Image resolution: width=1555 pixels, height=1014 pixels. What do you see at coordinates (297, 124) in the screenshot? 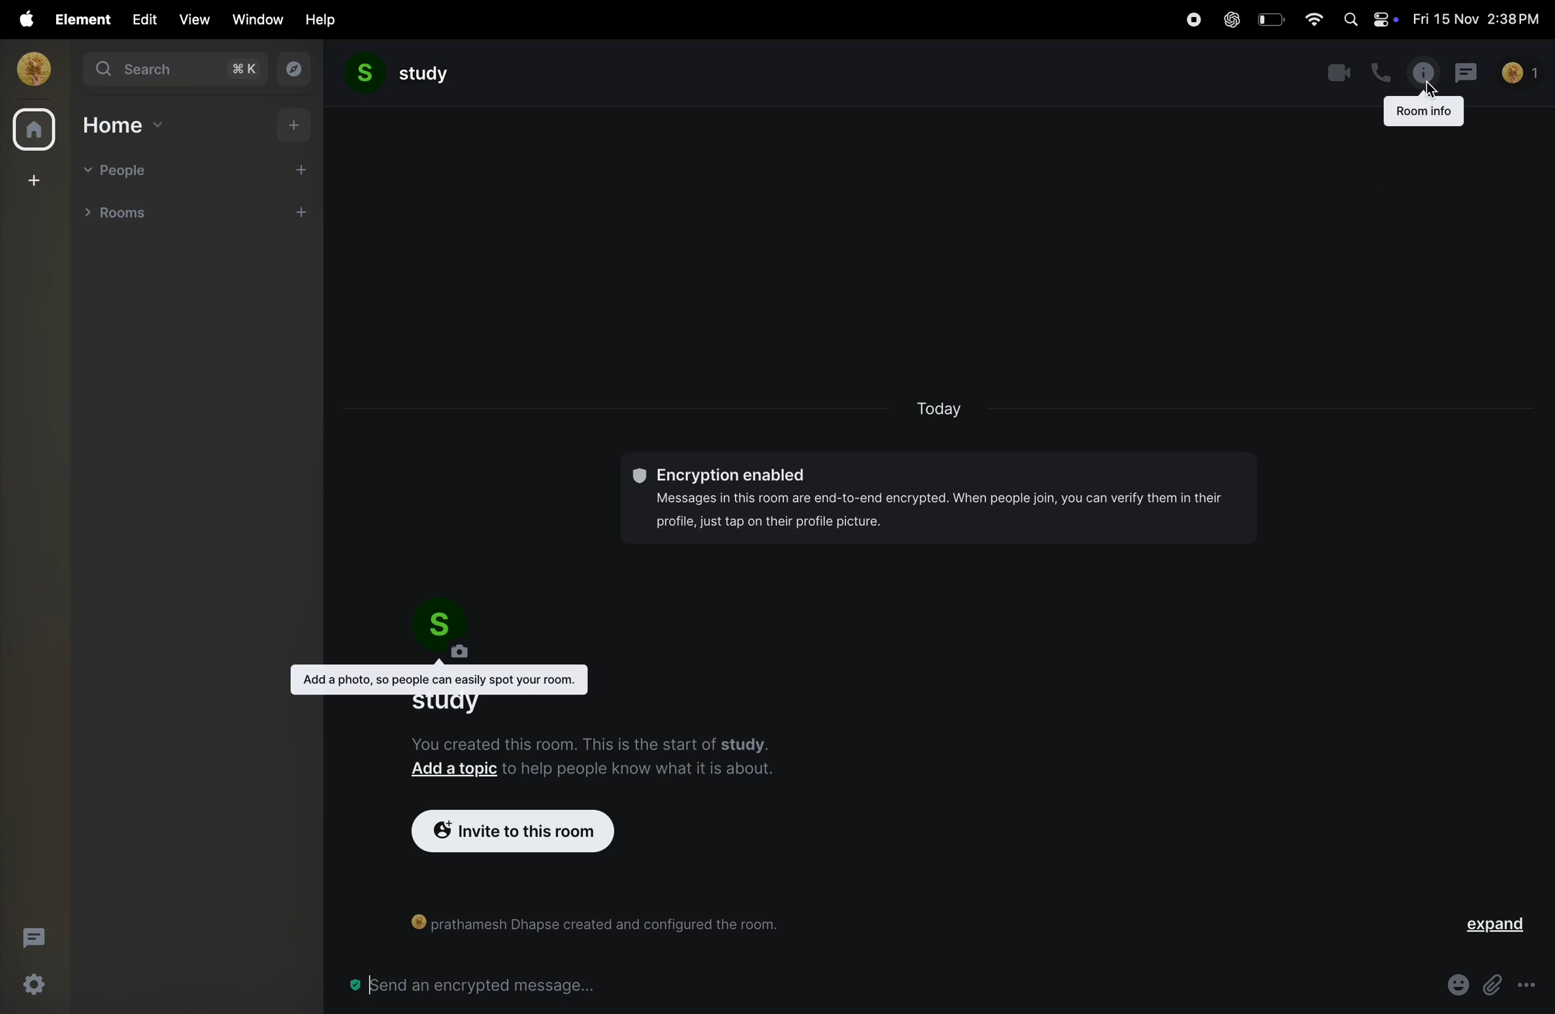
I see `add home` at bounding box center [297, 124].